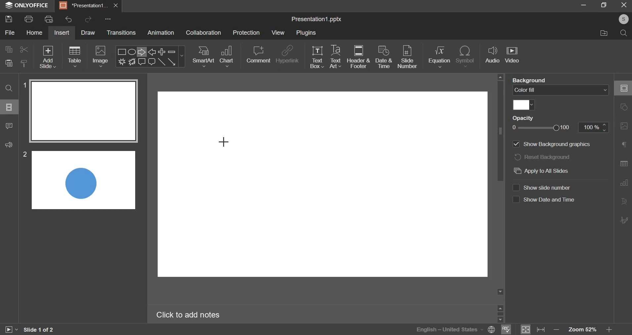 The width and height of the screenshot is (632, 335). What do you see at coordinates (500, 132) in the screenshot?
I see `vertical scrollbar` at bounding box center [500, 132].